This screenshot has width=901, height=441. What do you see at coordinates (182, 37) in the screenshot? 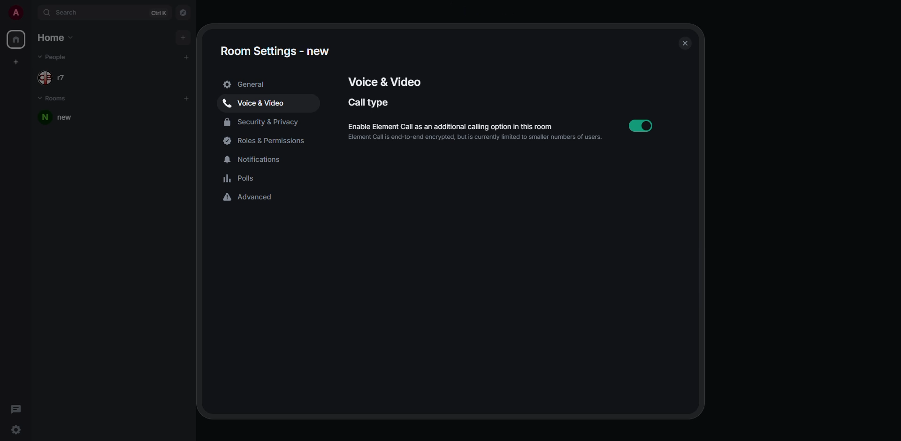
I see `add` at bounding box center [182, 37].